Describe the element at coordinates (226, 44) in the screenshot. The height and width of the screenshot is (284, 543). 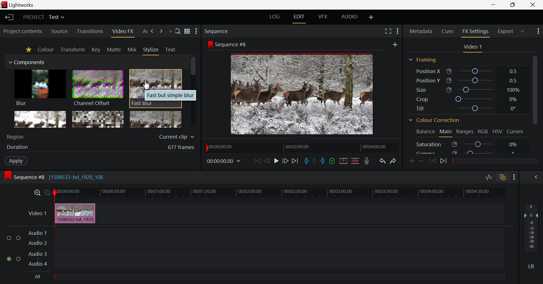
I see `Sequence #8` at that location.